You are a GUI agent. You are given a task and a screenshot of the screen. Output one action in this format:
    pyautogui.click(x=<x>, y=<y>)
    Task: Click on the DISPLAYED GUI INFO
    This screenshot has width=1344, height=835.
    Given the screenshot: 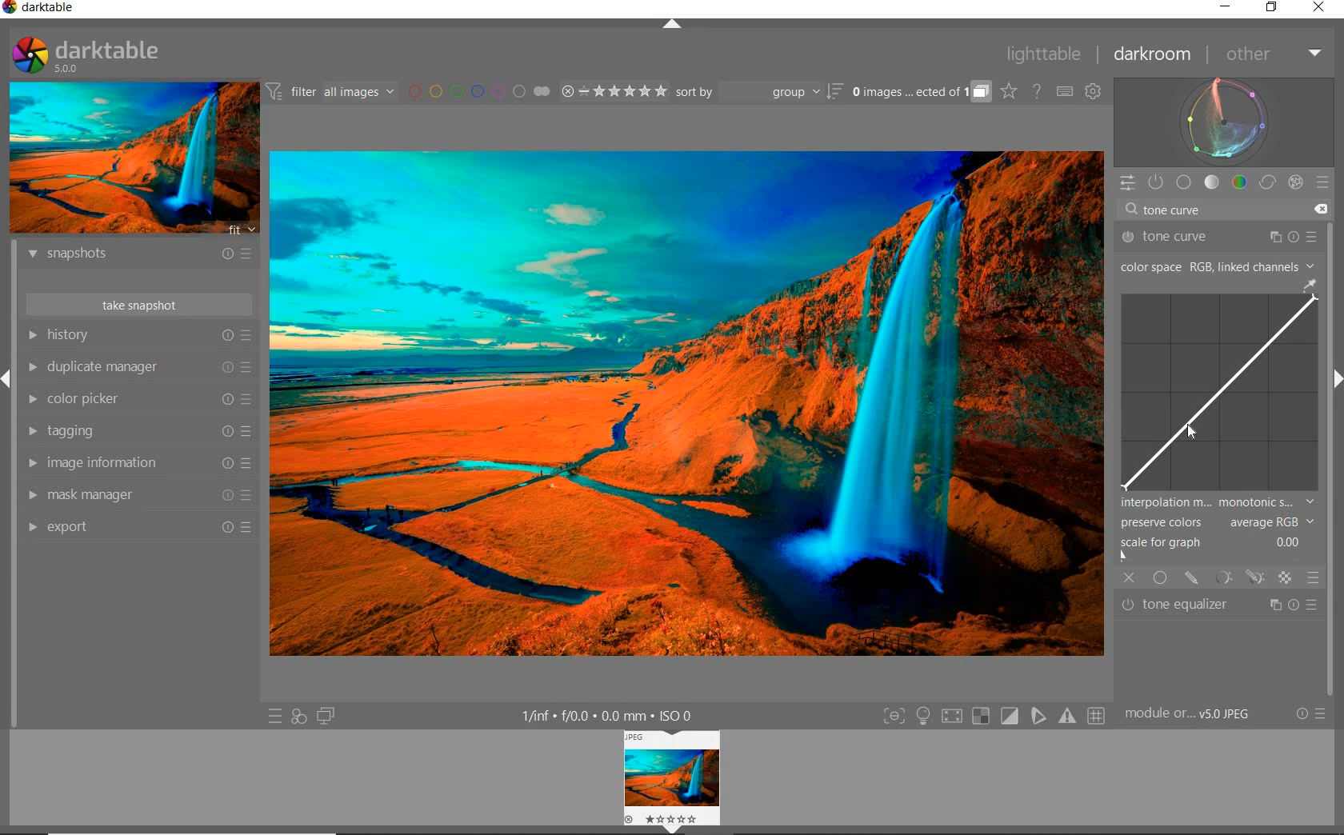 What is the action you would take?
    pyautogui.click(x=611, y=715)
    